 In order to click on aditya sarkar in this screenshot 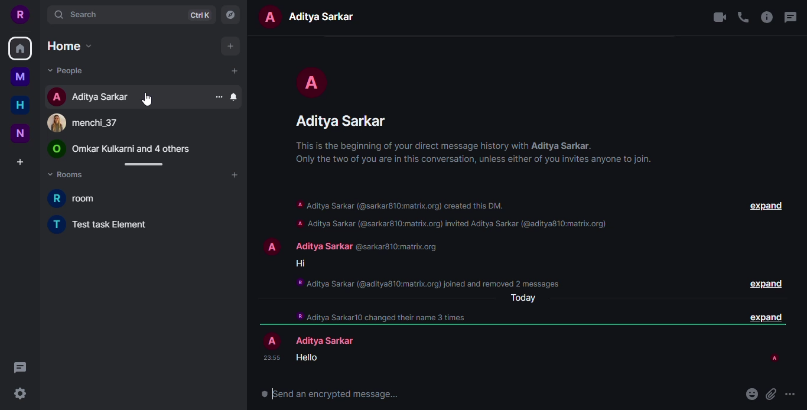, I will do `click(330, 340)`.